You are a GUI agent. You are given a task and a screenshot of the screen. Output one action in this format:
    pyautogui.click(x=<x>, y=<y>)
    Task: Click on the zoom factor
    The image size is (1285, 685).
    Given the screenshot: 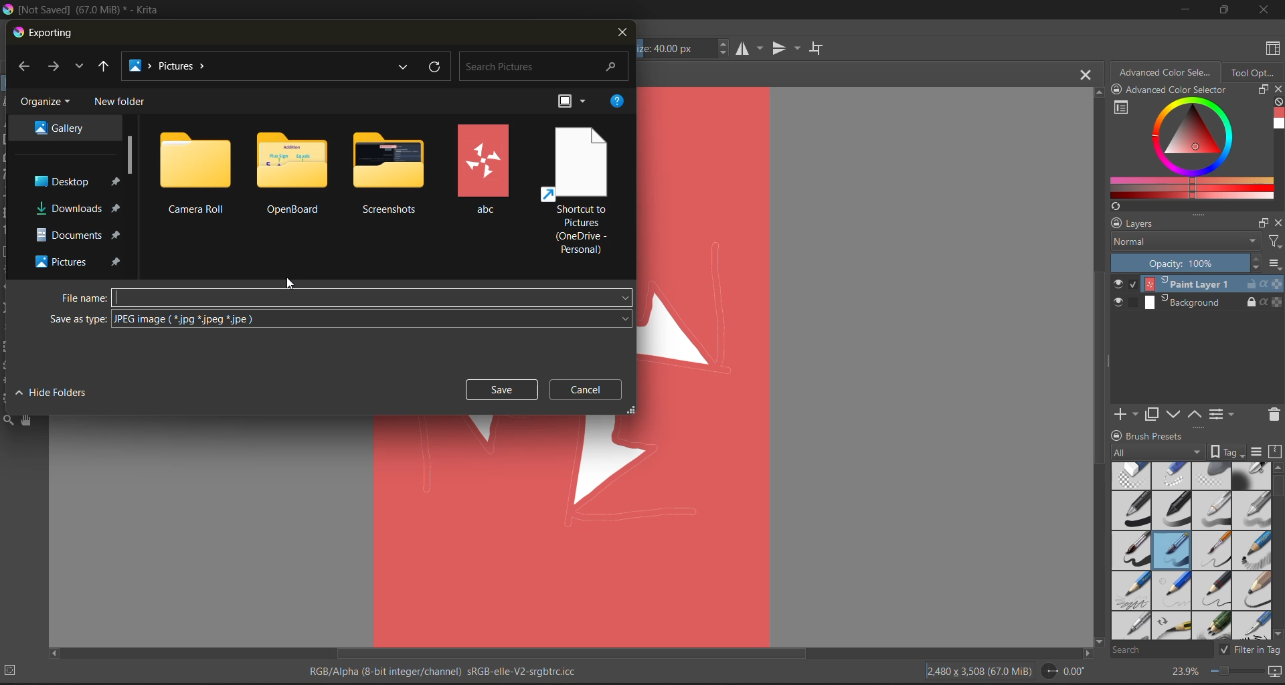 What is the action you would take?
    pyautogui.click(x=1187, y=672)
    